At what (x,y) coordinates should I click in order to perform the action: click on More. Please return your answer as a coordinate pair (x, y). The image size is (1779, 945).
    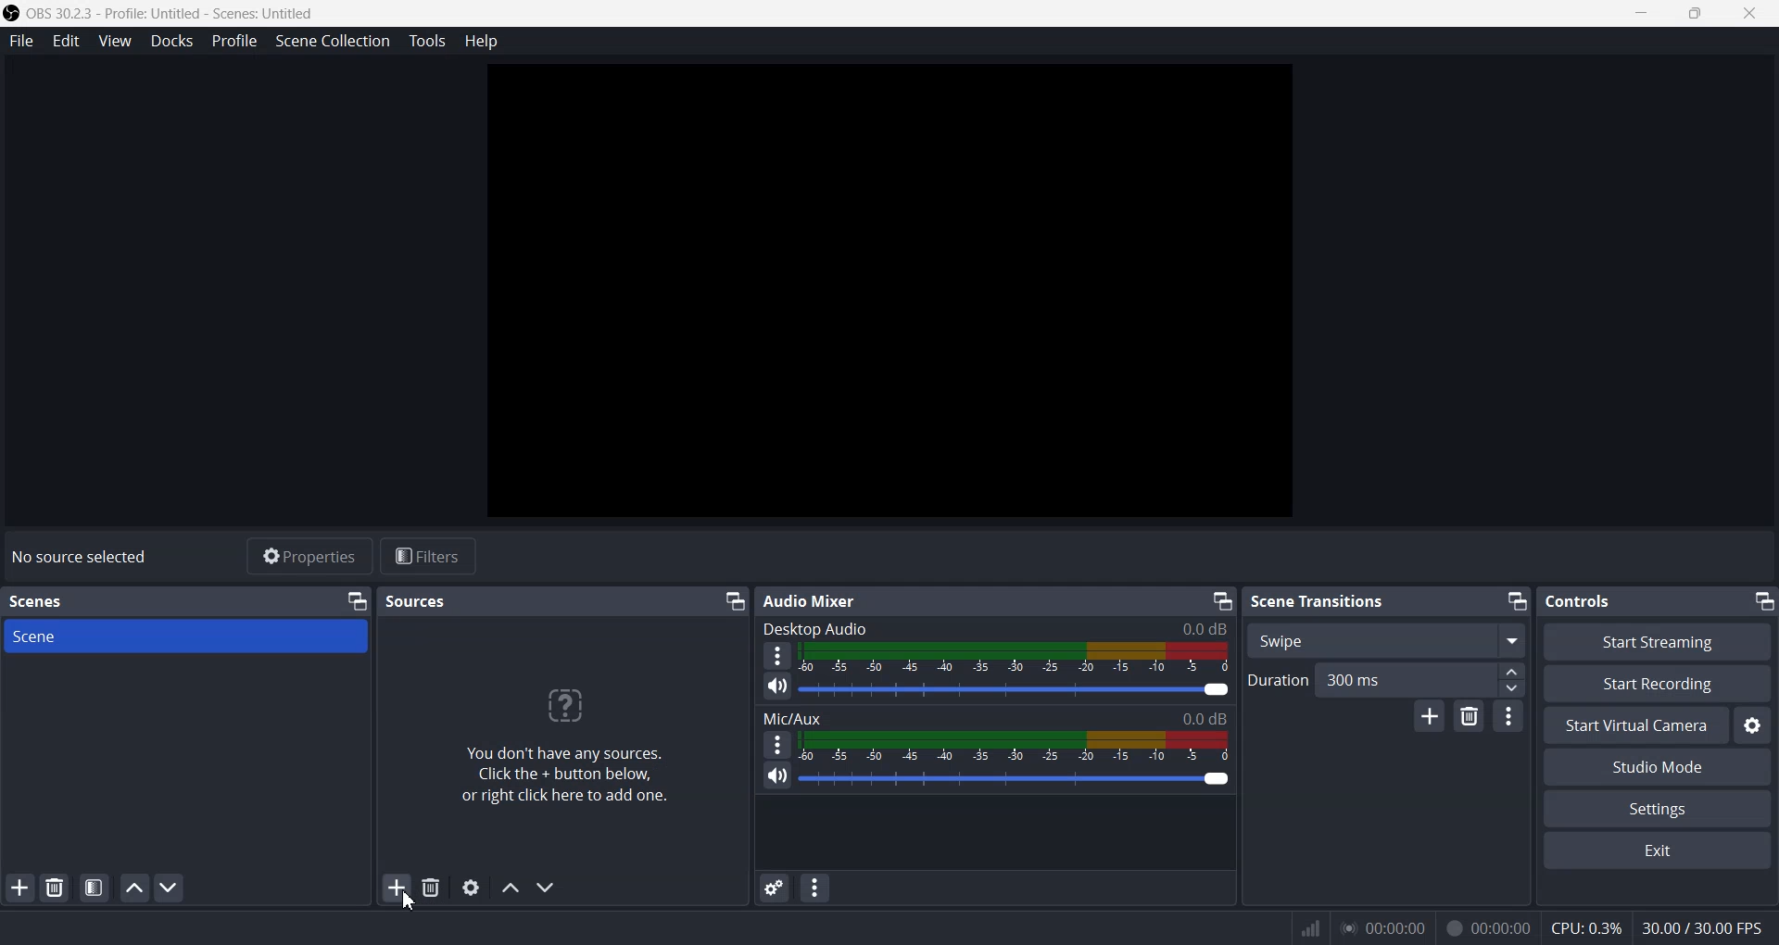
    Looking at the image, I should click on (776, 655).